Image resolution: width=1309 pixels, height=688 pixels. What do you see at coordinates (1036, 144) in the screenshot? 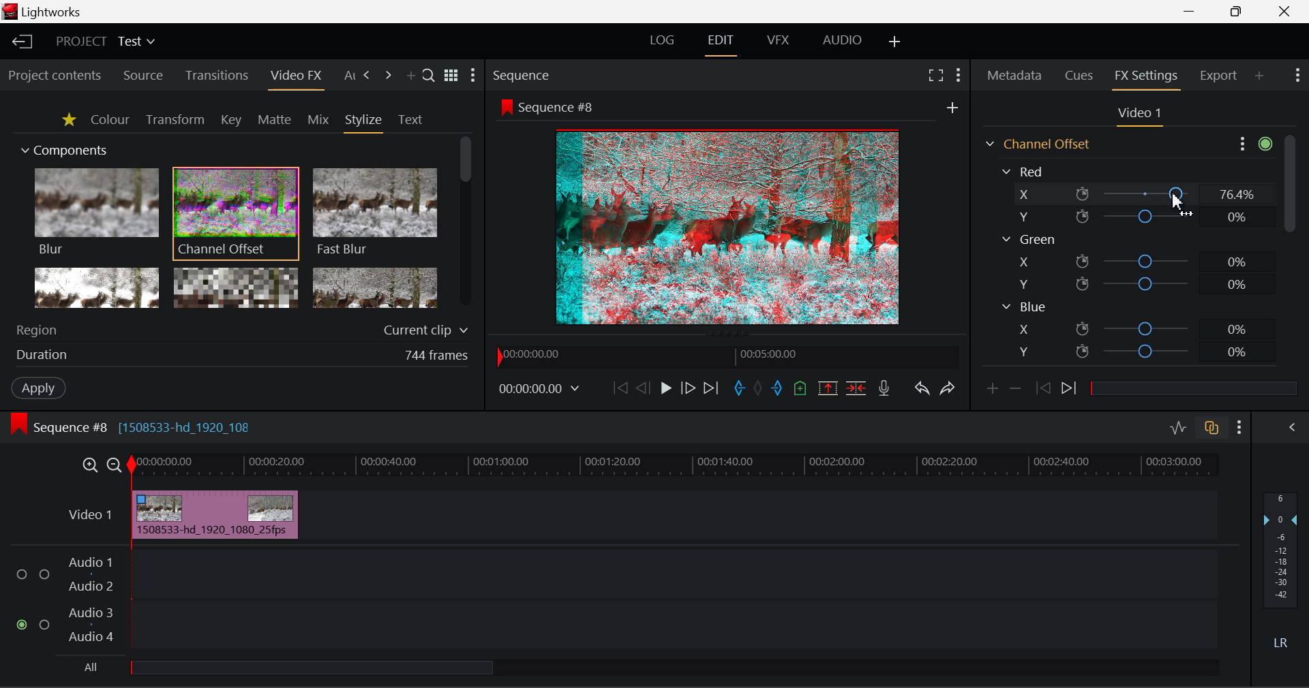
I see `Channel Offset` at bounding box center [1036, 144].